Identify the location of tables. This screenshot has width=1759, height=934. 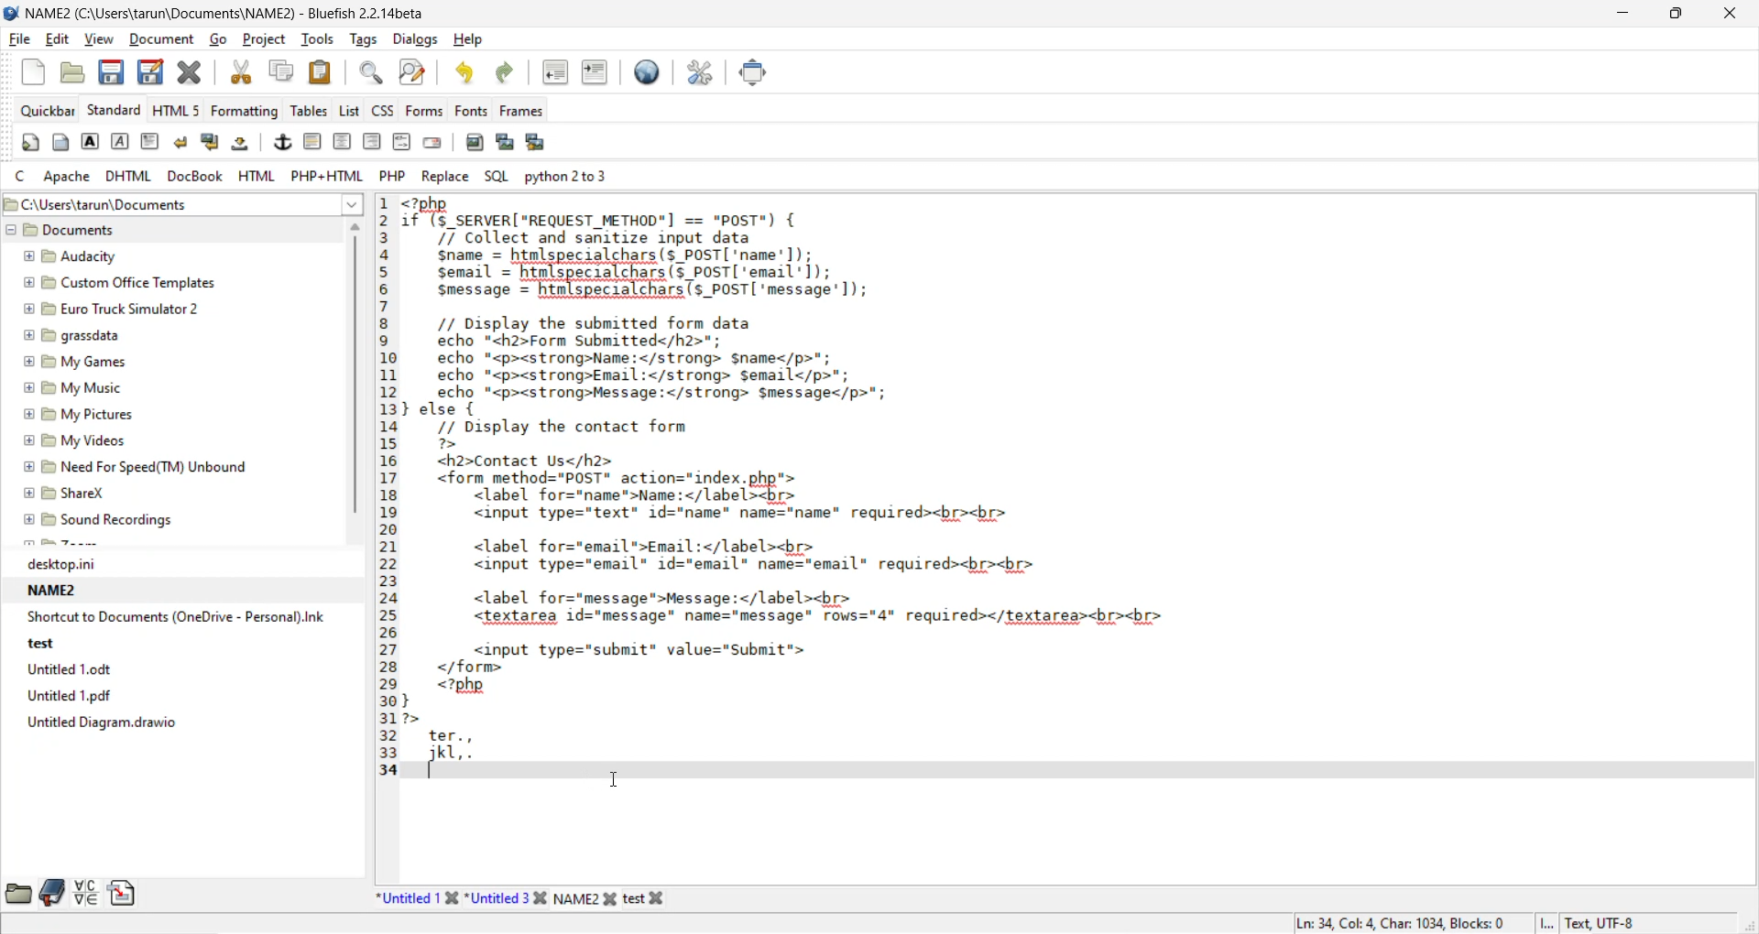
(309, 111).